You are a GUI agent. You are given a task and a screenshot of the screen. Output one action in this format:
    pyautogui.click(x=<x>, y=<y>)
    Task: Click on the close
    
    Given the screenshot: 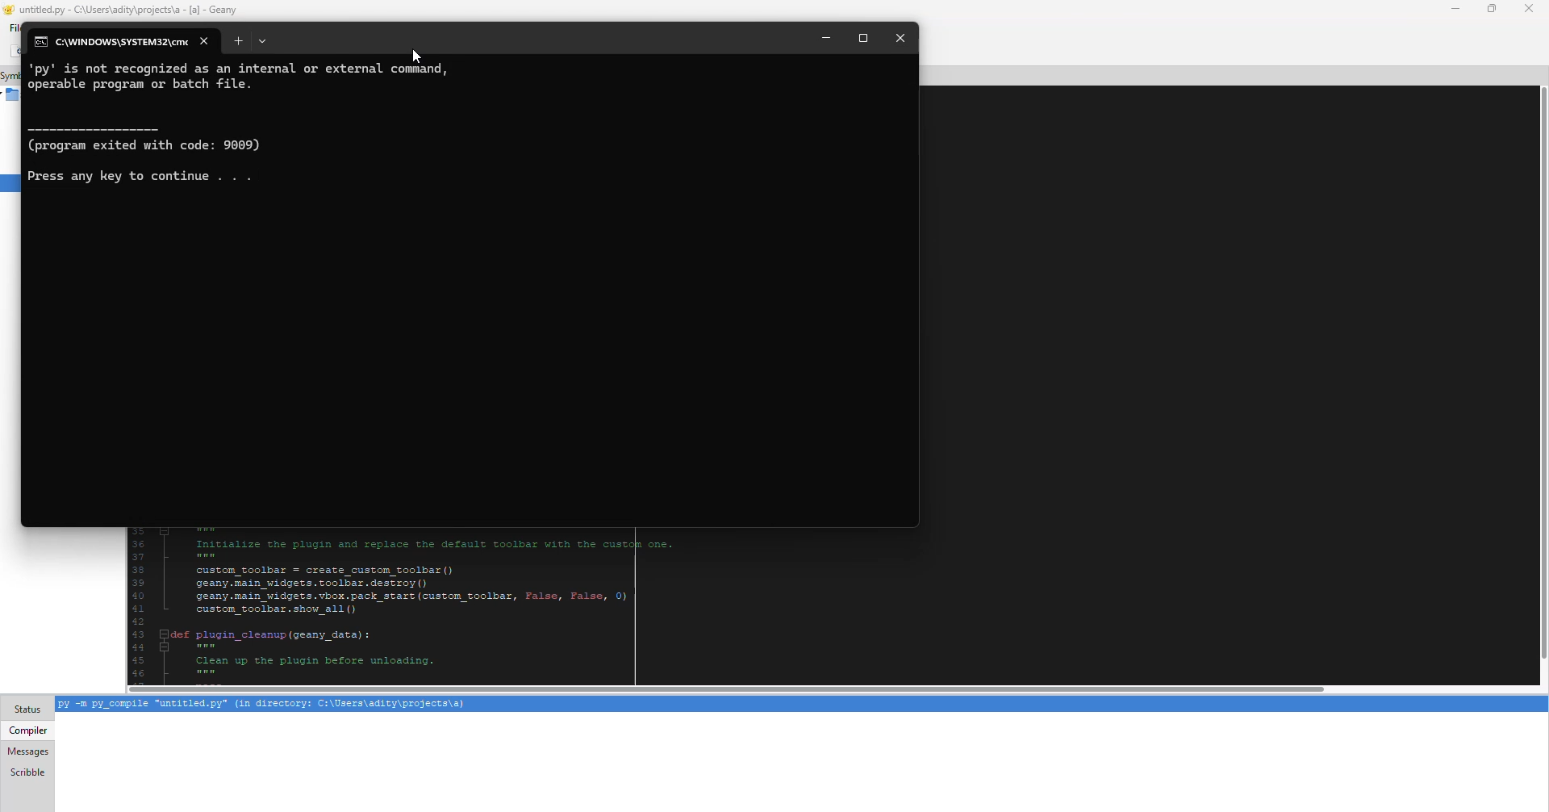 What is the action you would take?
    pyautogui.click(x=205, y=40)
    